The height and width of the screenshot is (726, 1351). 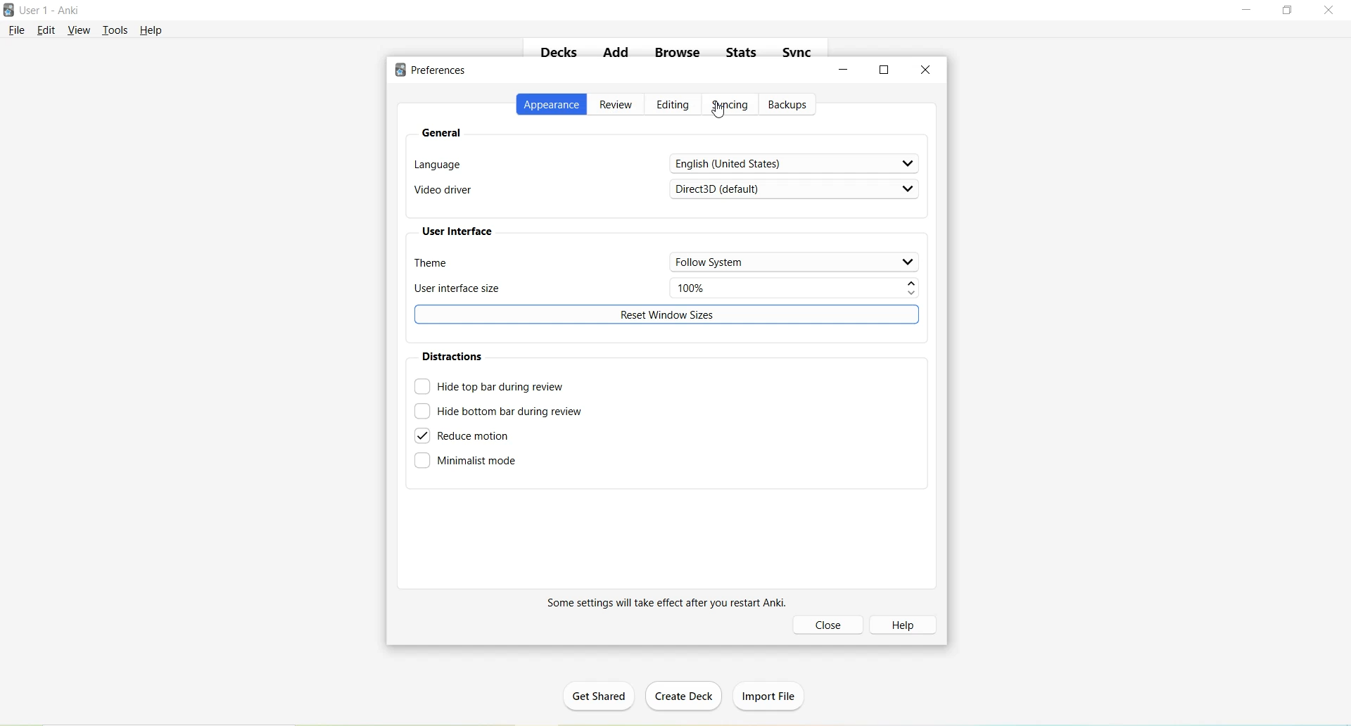 What do you see at coordinates (552, 105) in the screenshot?
I see `Appearance` at bounding box center [552, 105].